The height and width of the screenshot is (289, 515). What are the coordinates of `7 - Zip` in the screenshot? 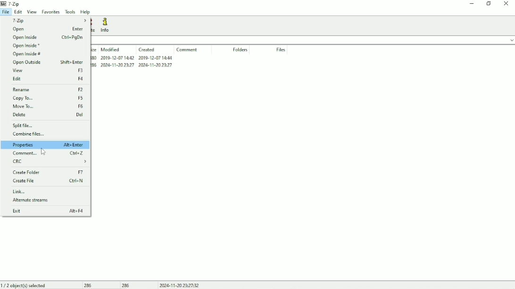 It's located at (15, 4).